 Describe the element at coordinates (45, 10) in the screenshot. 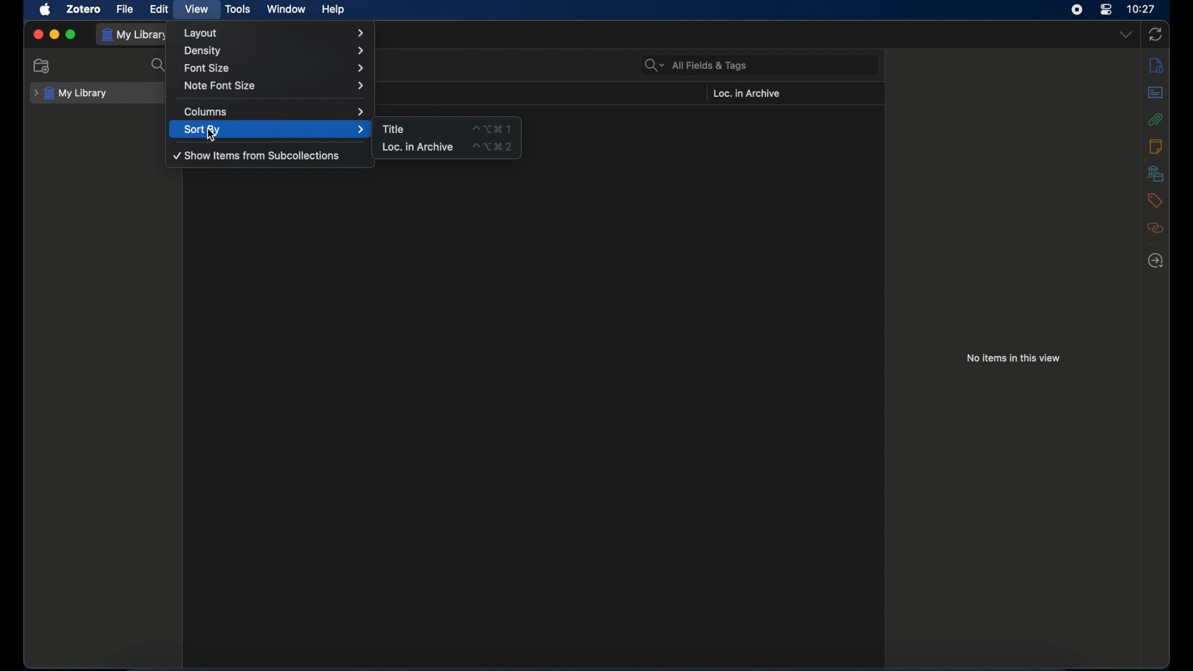

I see `apple` at that location.